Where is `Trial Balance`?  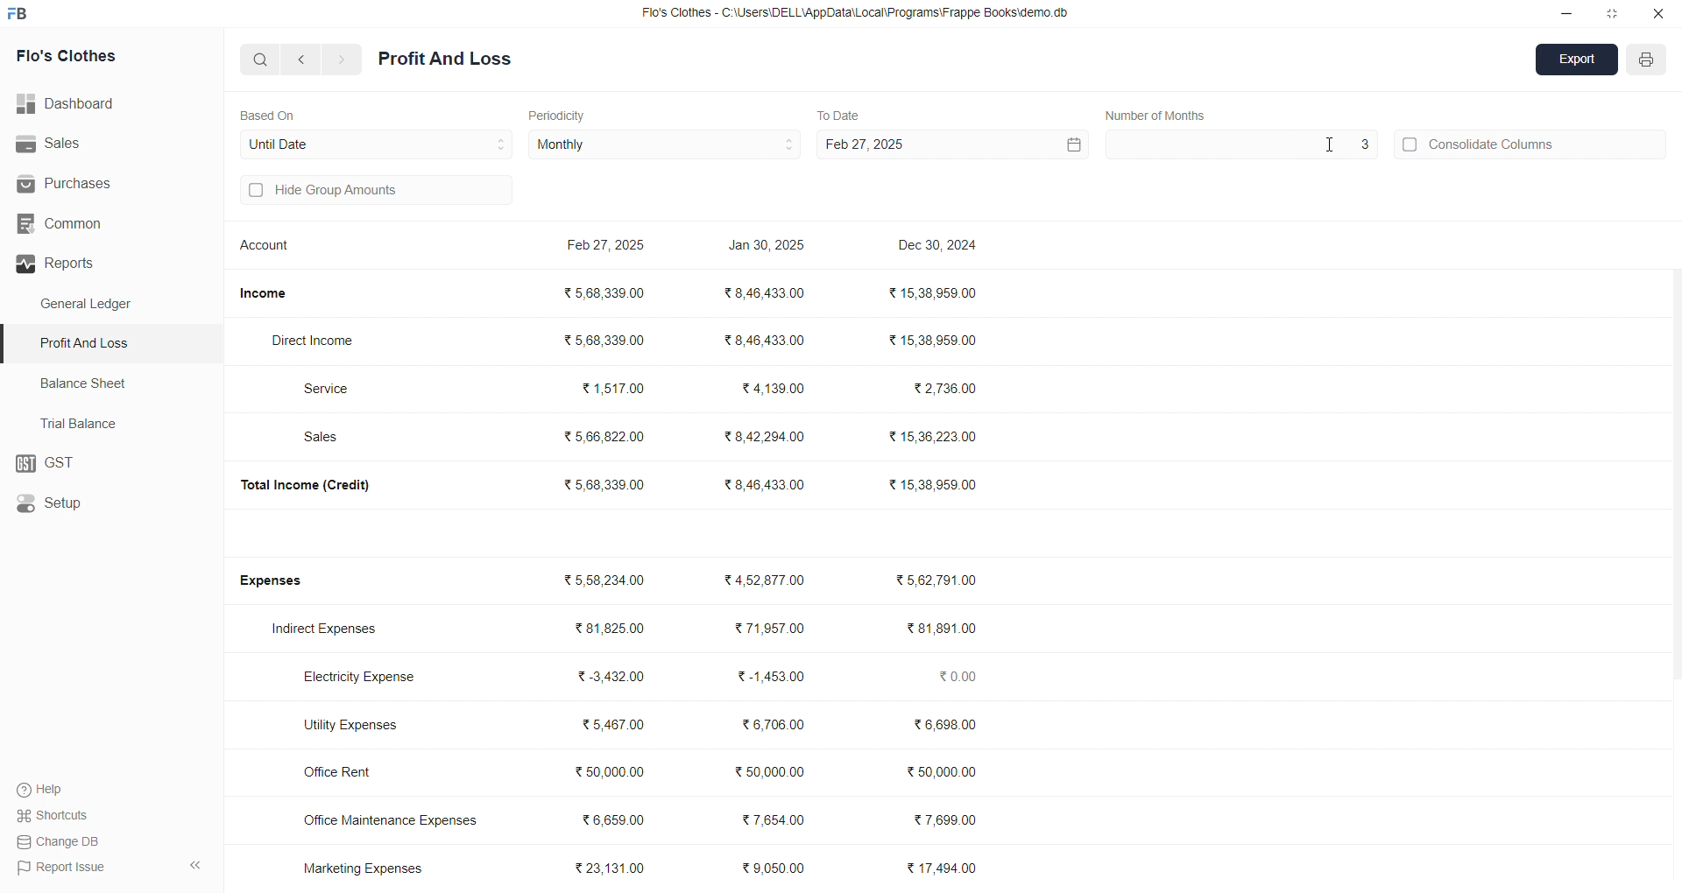 Trial Balance is located at coordinates (84, 423).